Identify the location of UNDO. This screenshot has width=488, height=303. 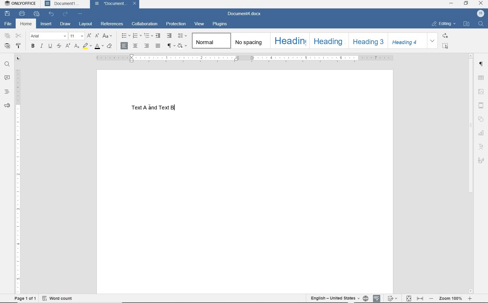
(52, 14).